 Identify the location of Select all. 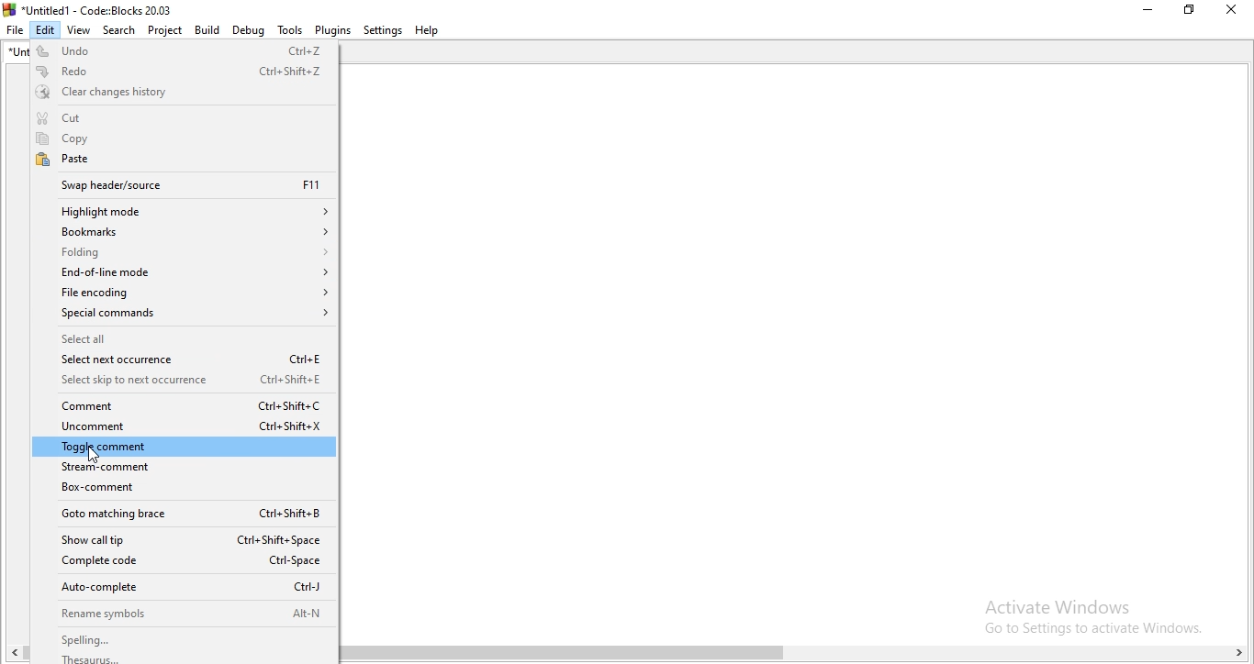
(182, 337).